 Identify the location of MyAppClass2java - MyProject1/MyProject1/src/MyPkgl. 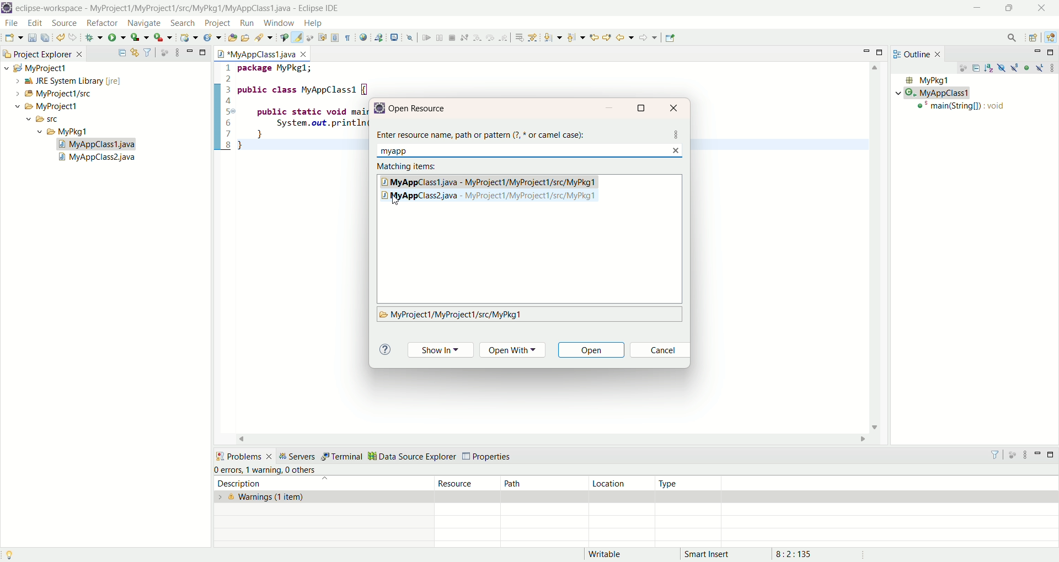
(498, 196).